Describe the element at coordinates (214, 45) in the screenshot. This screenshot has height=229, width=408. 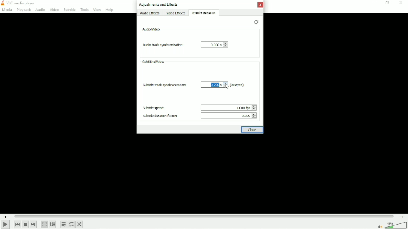
I see `0.000 s` at that location.